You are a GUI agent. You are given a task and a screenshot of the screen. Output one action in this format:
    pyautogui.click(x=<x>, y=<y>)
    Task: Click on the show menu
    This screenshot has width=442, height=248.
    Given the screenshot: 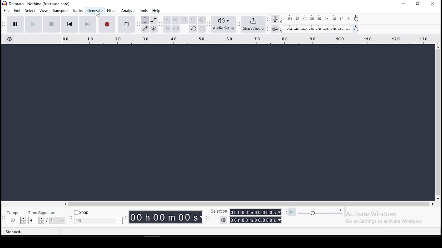 What is the action you would take?
    pyautogui.click(x=207, y=219)
    